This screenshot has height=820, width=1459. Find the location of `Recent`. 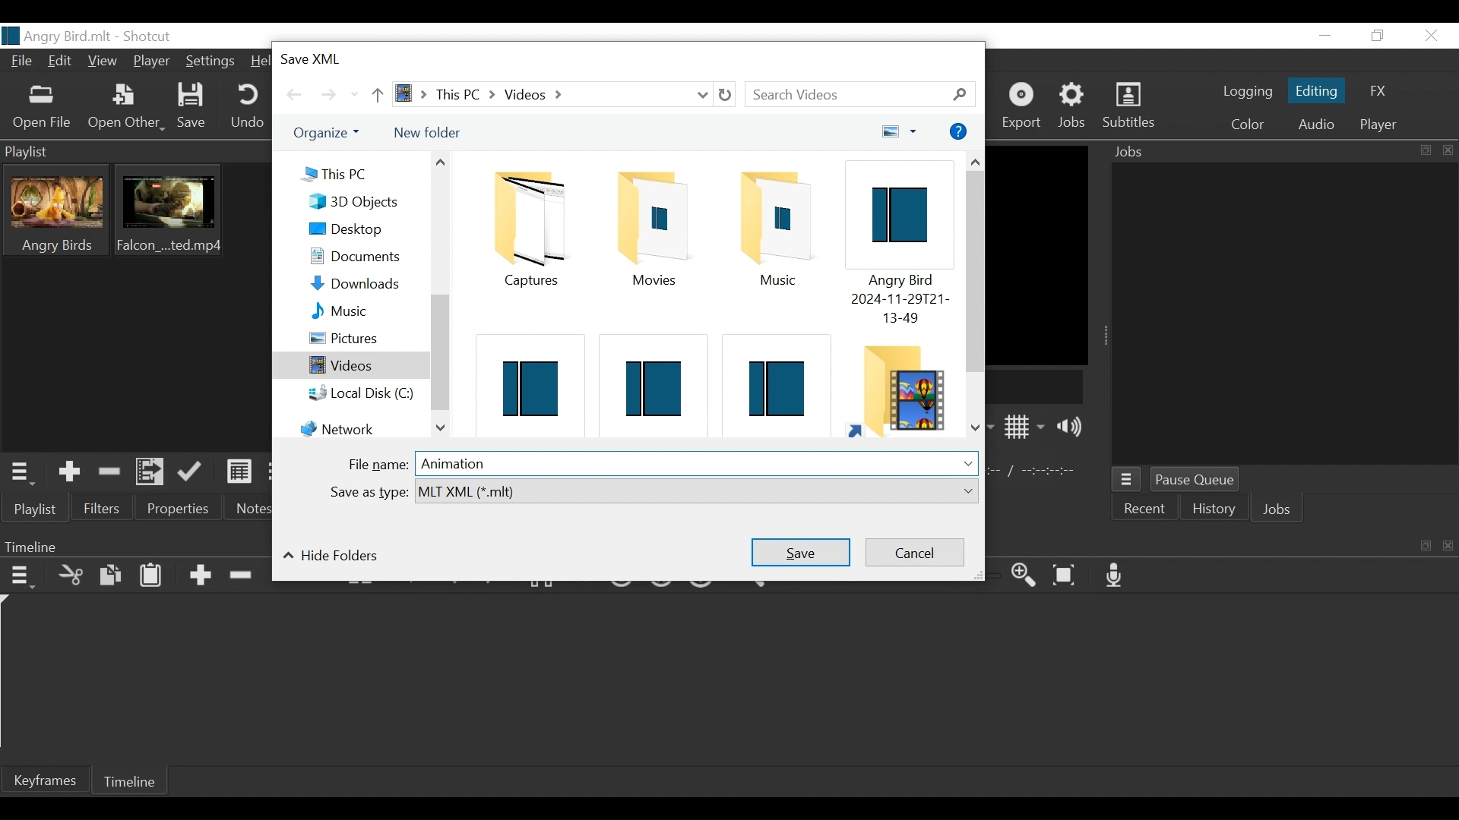

Recent is located at coordinates (1147, 511).